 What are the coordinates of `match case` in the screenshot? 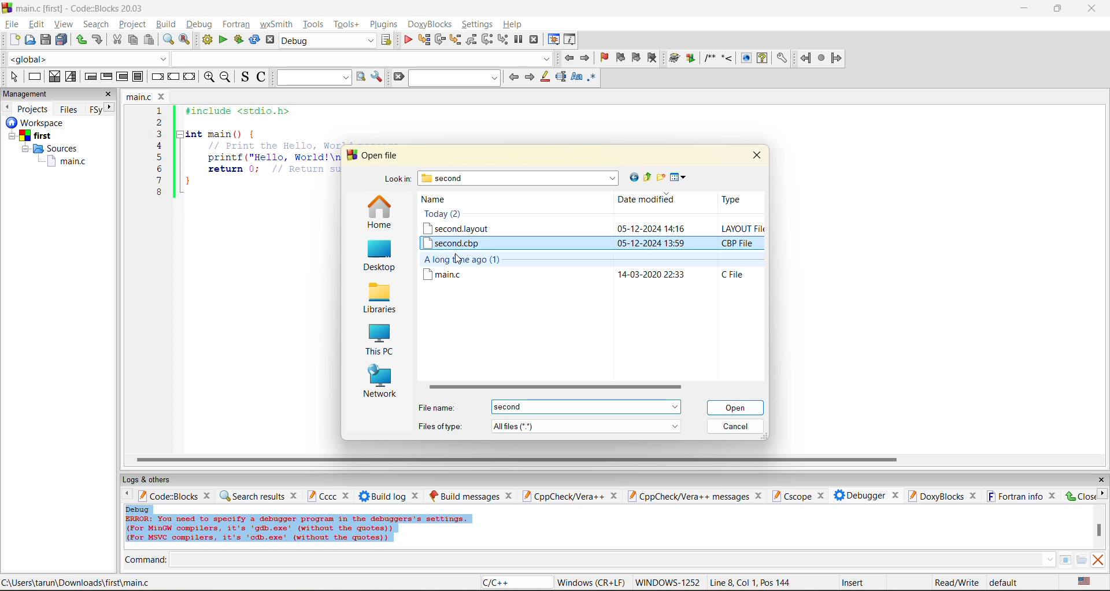 It's located at (576, 77).